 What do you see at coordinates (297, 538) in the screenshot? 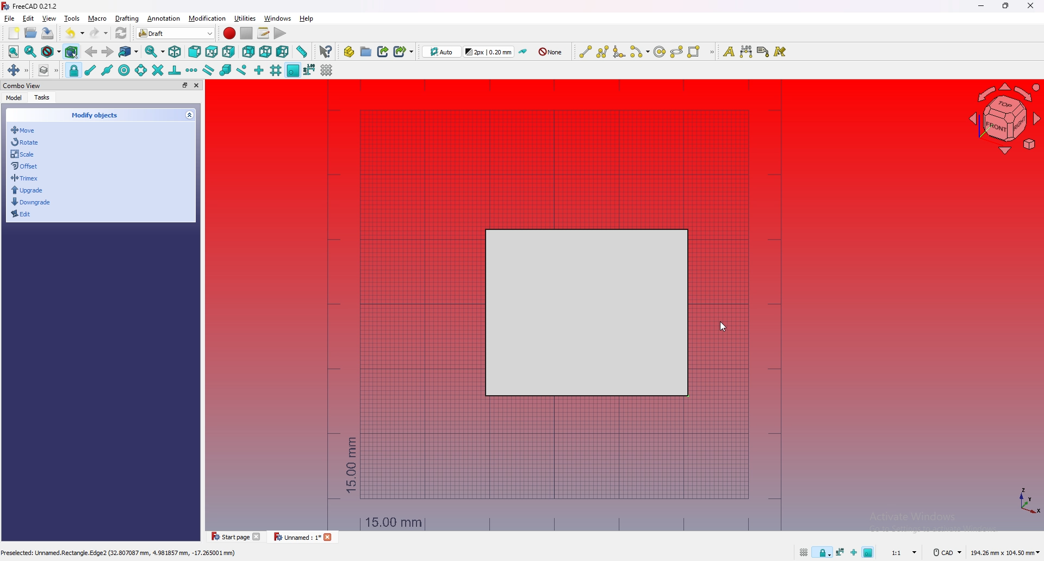
I see `unnamed : 1*` at bounding box center [297, 538].